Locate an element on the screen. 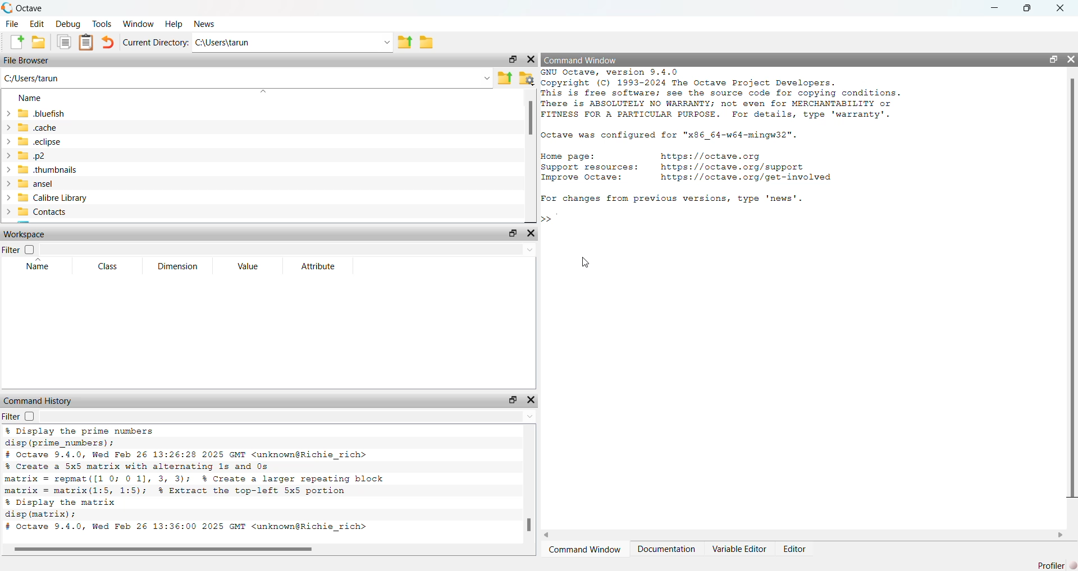  For changes from previous versions, type 'news'. is located at coordinates (680, 199).